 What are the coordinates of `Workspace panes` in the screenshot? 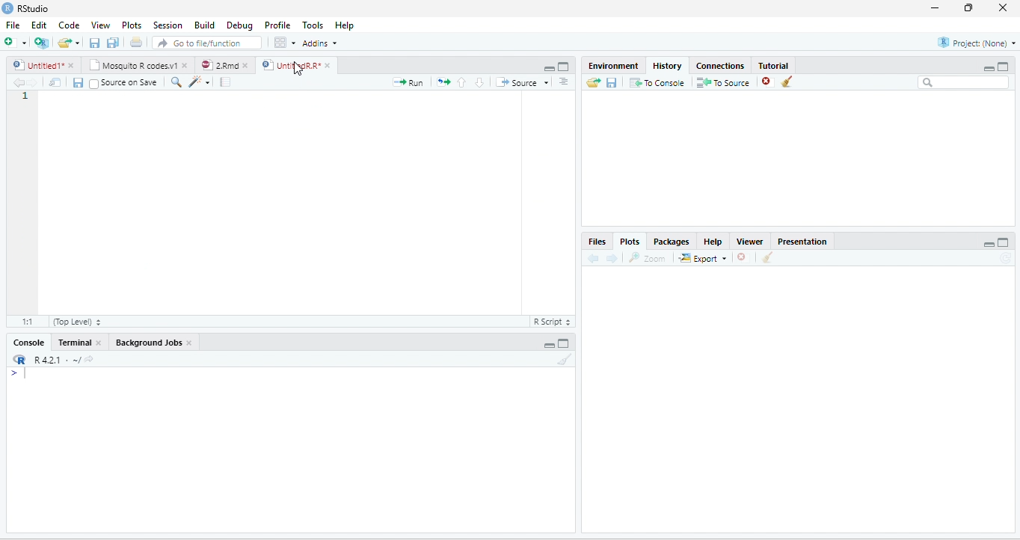 It's located at (283, 42).